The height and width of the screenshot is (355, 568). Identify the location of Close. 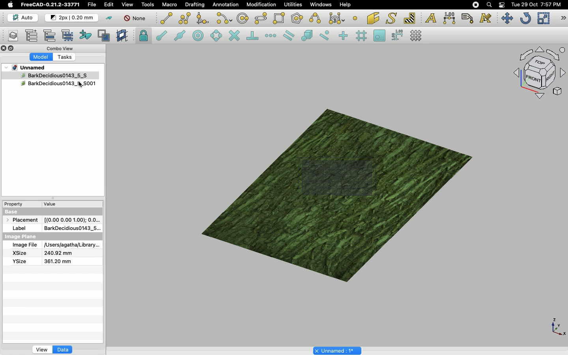
(4, 49).